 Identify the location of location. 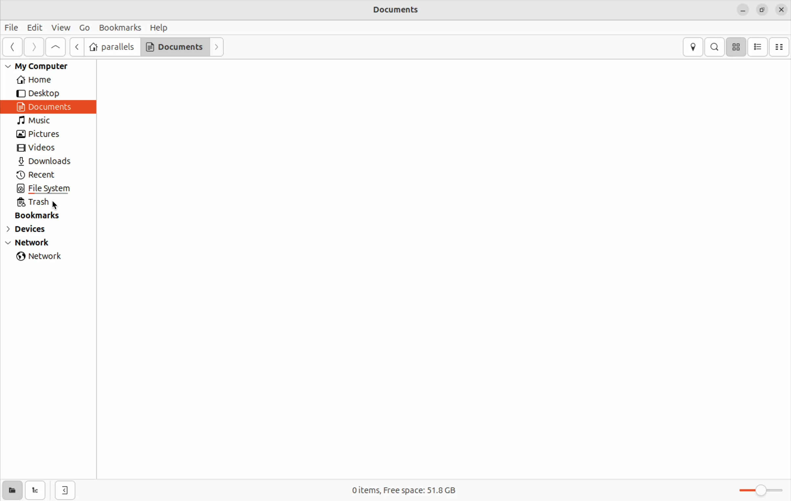
(692, 47).